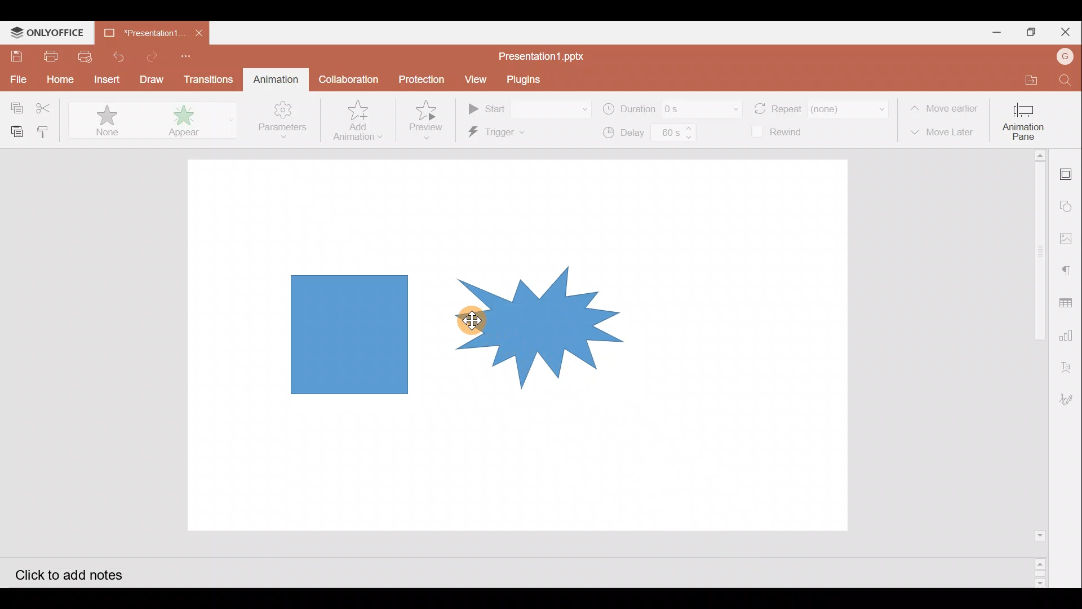 This screenshot has width=1082, height=609. I want to click on Quick print, so click(85, 55).